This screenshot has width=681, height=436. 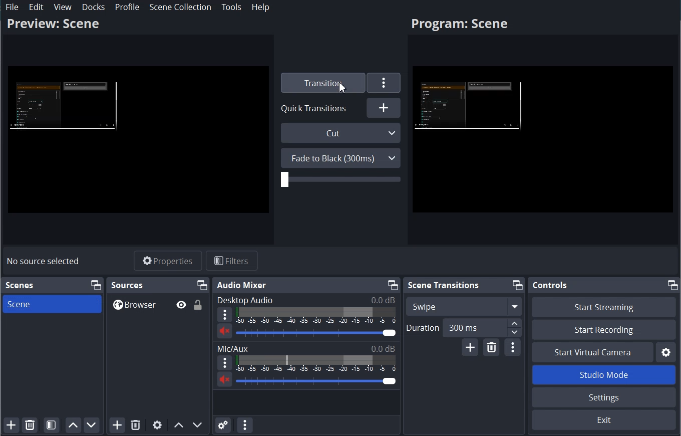 I want to click on Move Source Up, so click(x=178, y=425).